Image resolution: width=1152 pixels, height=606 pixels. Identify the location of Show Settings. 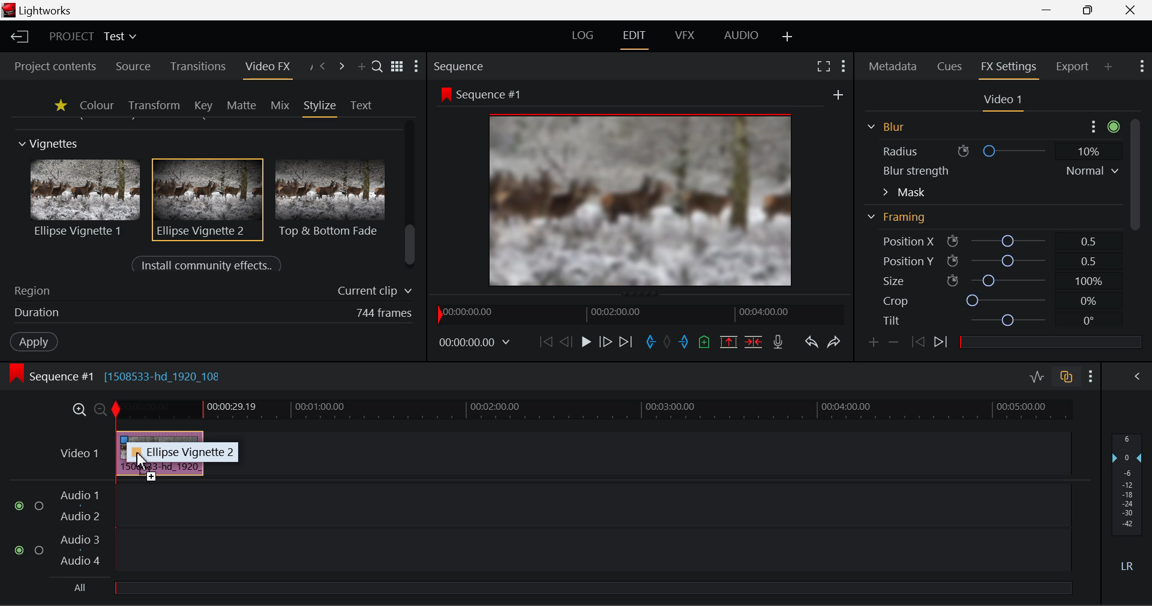
(1091, 374).